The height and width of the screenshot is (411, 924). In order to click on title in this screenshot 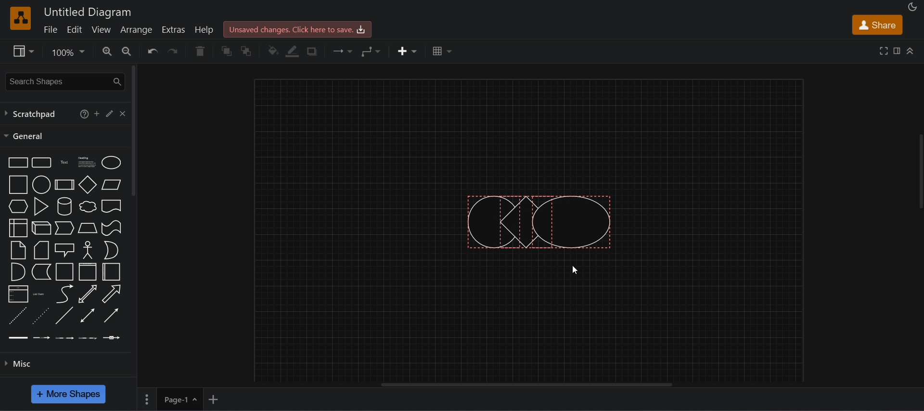, I will do `click(88, 13)`.